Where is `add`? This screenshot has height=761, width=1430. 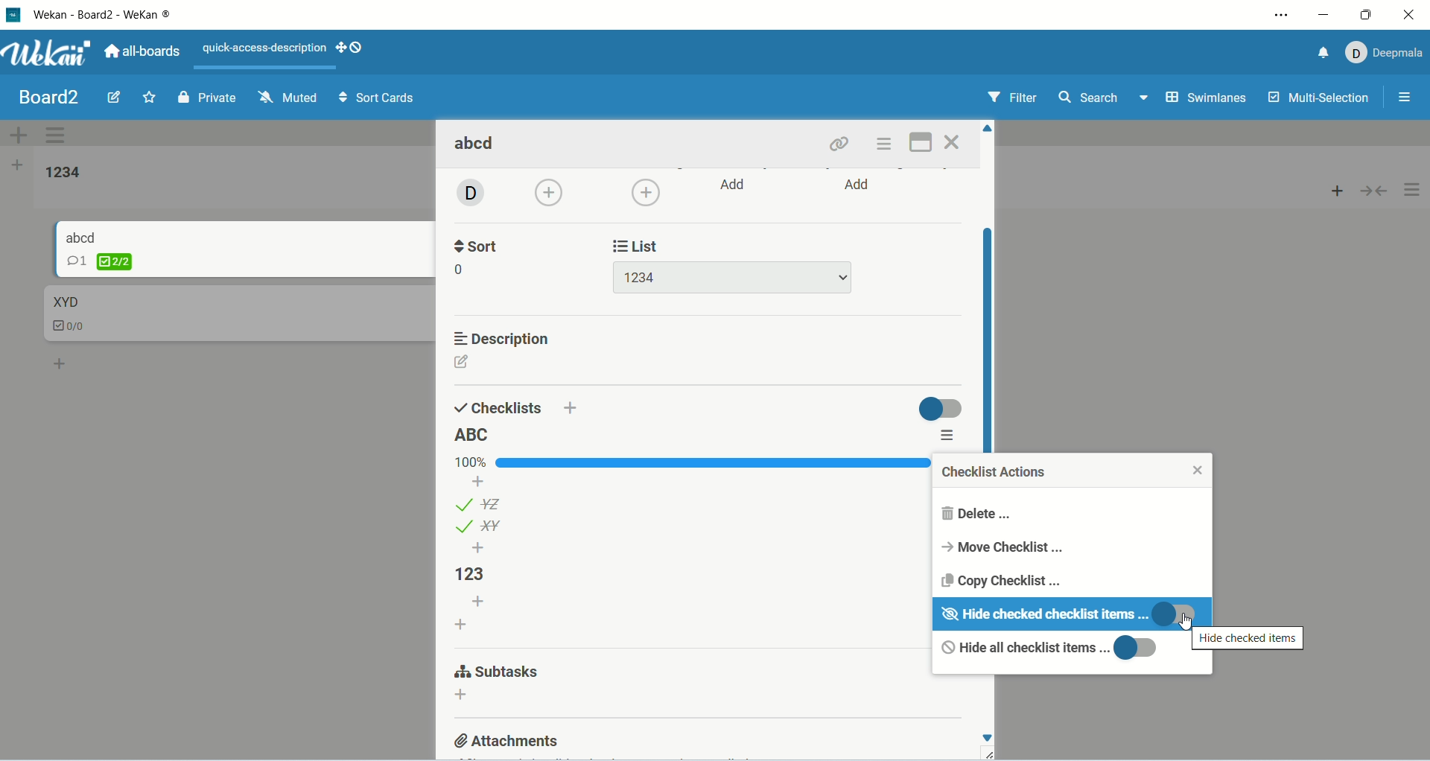 add is located at coordinates (735, 185).